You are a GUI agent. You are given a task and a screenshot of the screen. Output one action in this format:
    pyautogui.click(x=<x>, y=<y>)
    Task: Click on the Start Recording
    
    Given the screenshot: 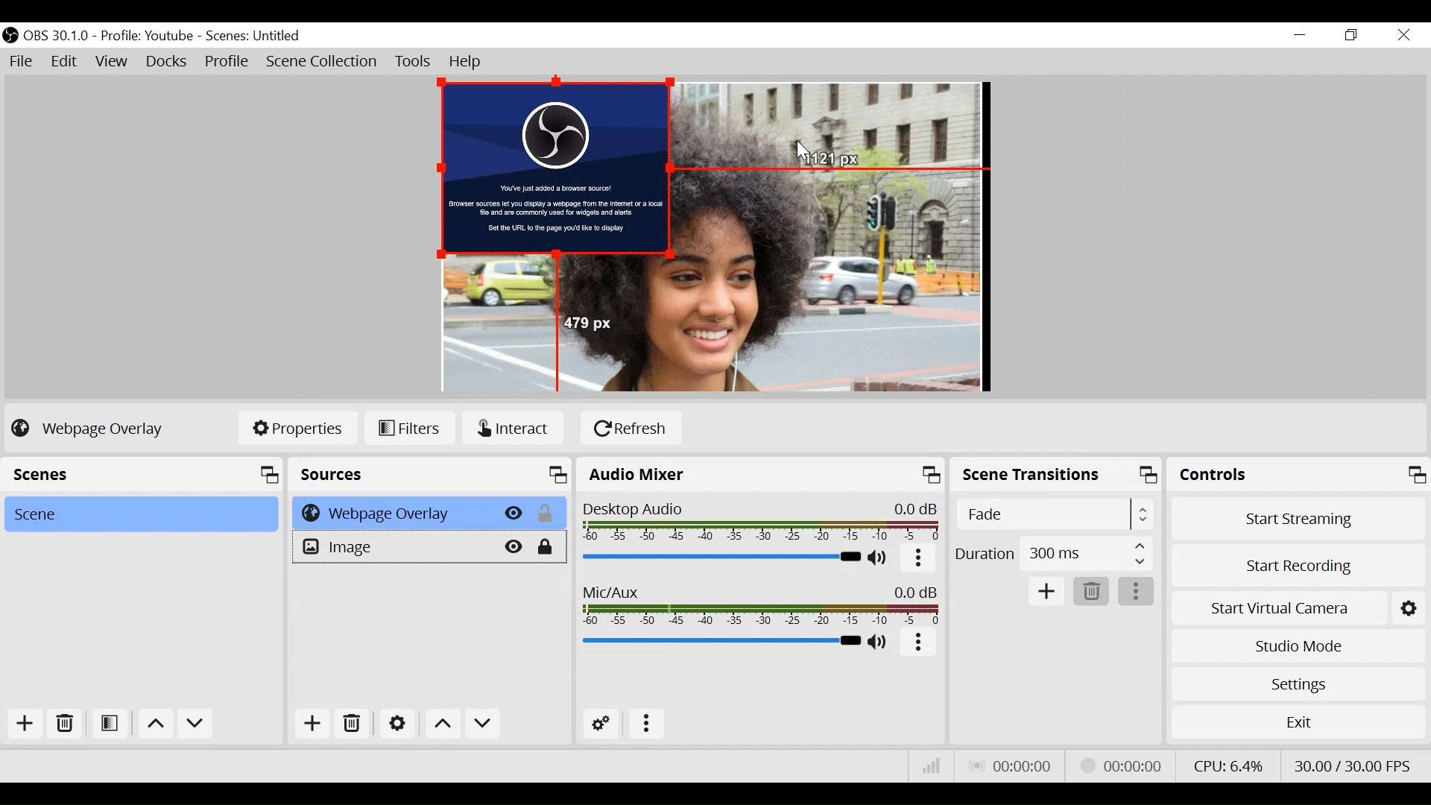 What is the action you would take?
    pyautogui.click(x=1296, y=566)
    